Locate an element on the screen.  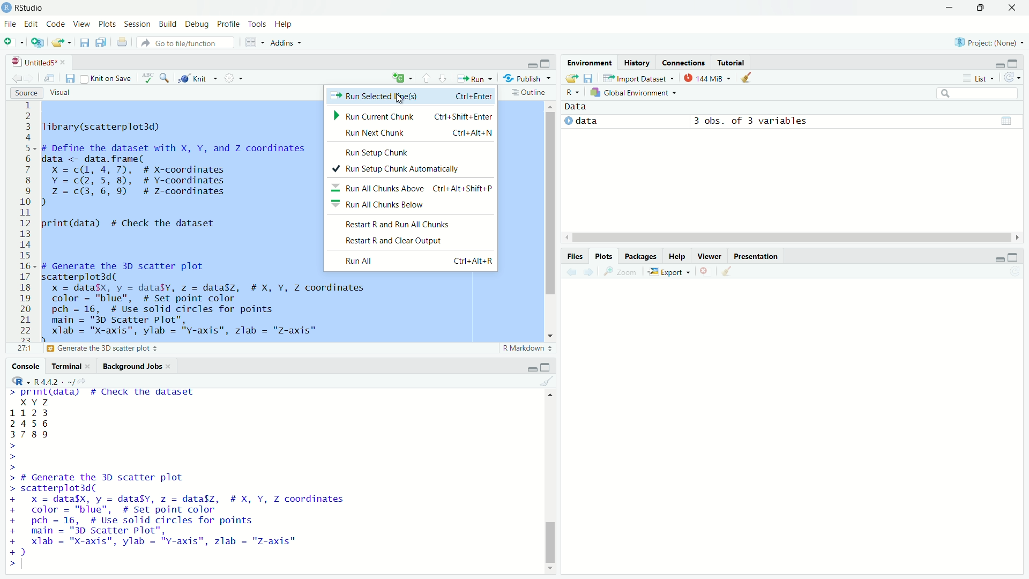
settings is located at coordinates (233, 77).